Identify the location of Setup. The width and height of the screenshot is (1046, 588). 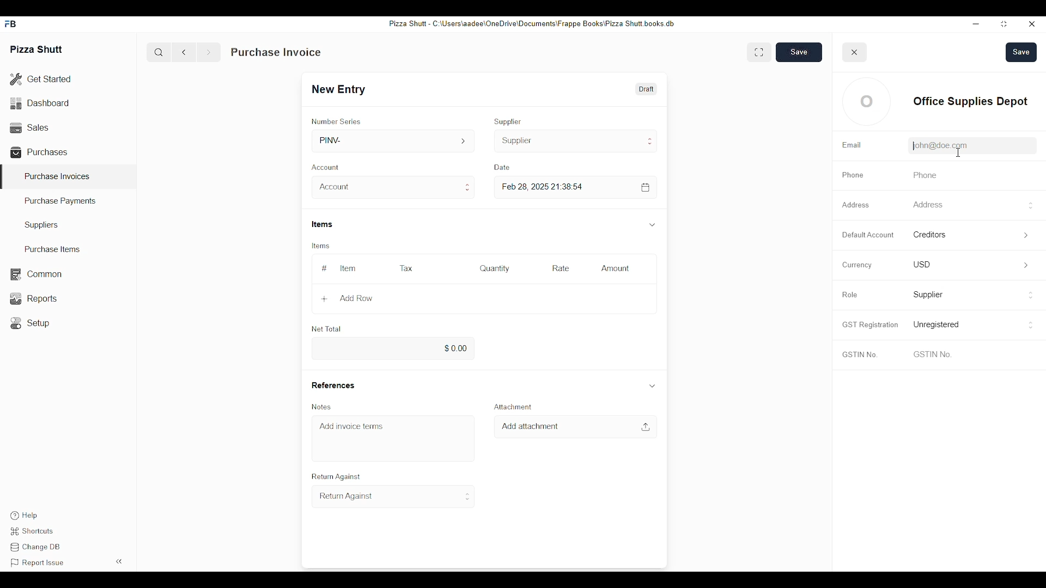
(33, 323).